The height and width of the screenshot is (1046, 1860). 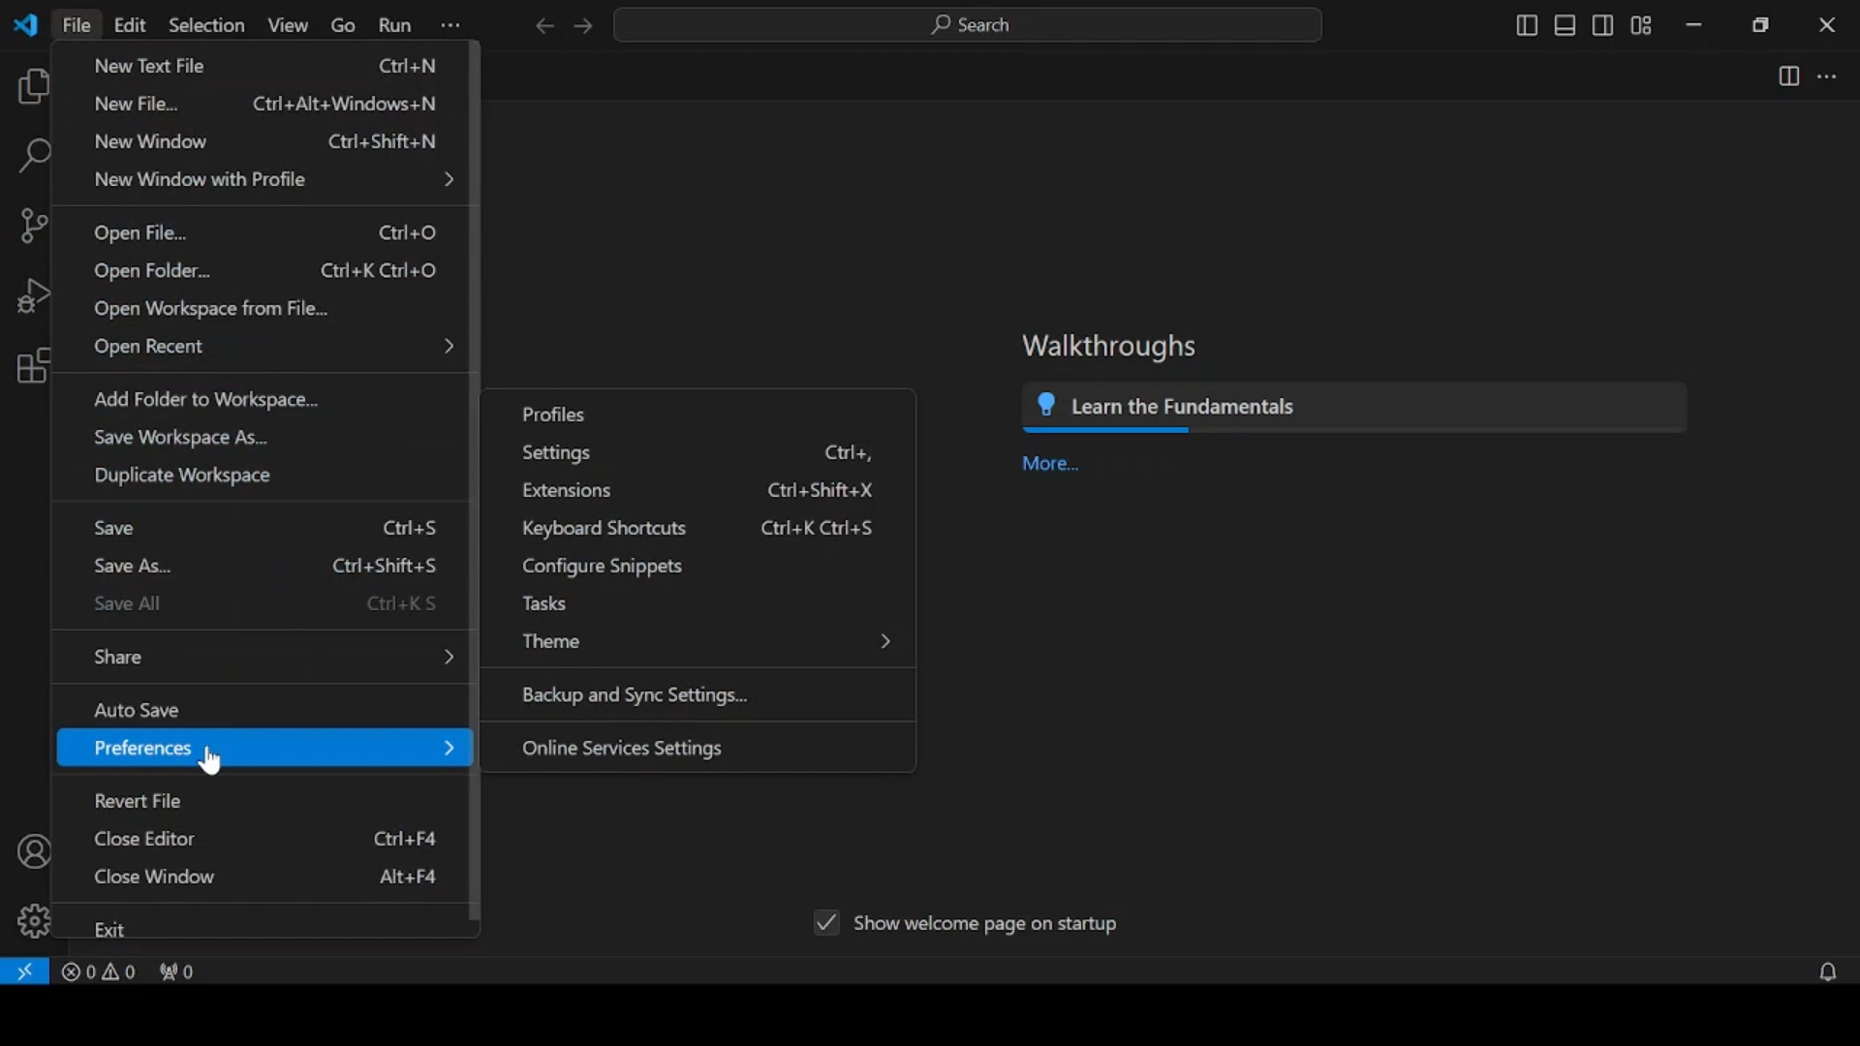 I want to click on Walkthroughs, so click(x=1106, y=346).